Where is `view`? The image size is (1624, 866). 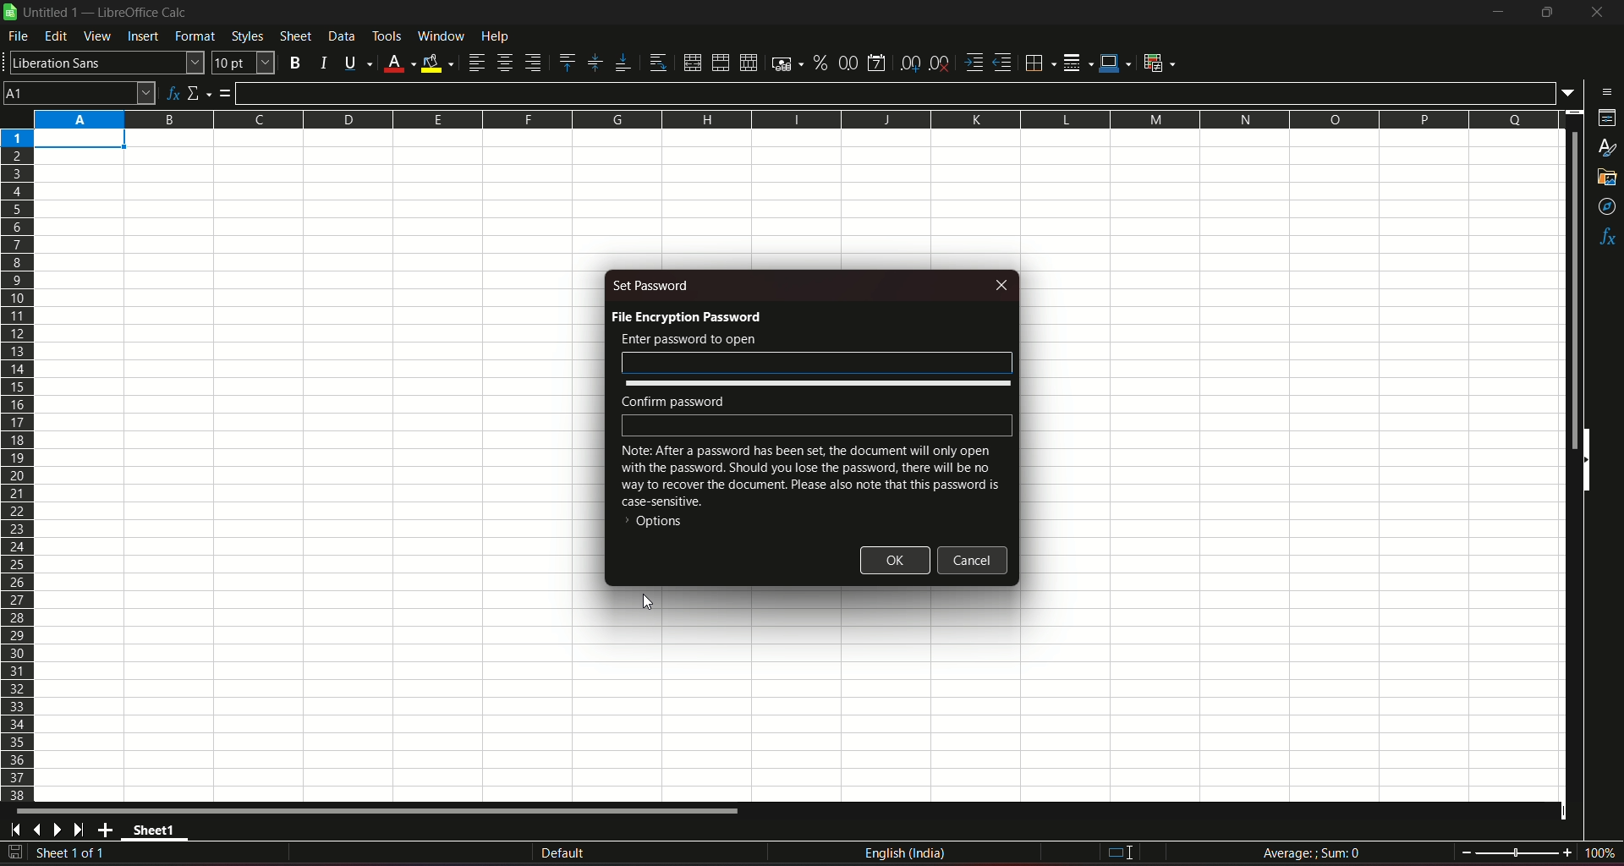 view is located at coordinates (97, 36).